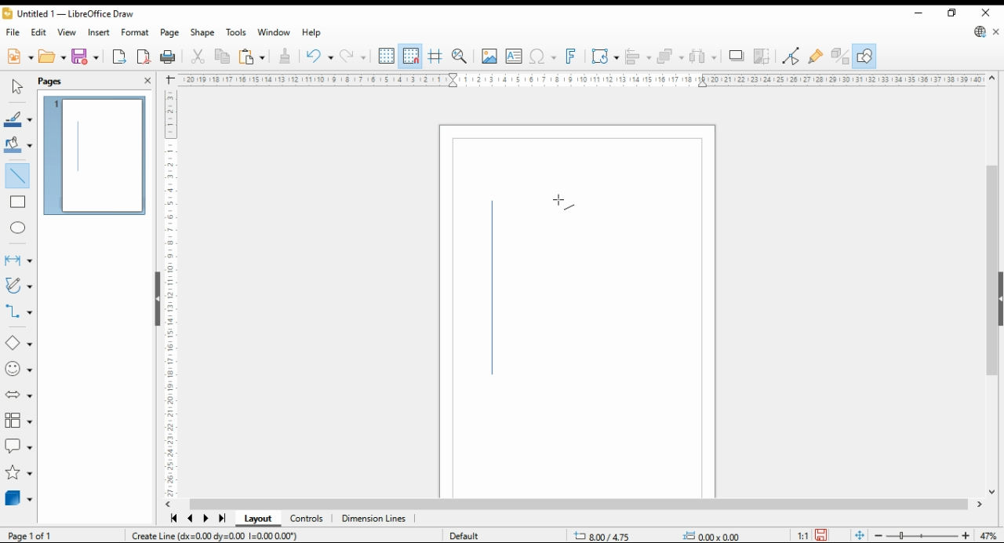 The width and height of the screenshot is (1004, 543). I want to click on snap to grid, so click(410, 56).